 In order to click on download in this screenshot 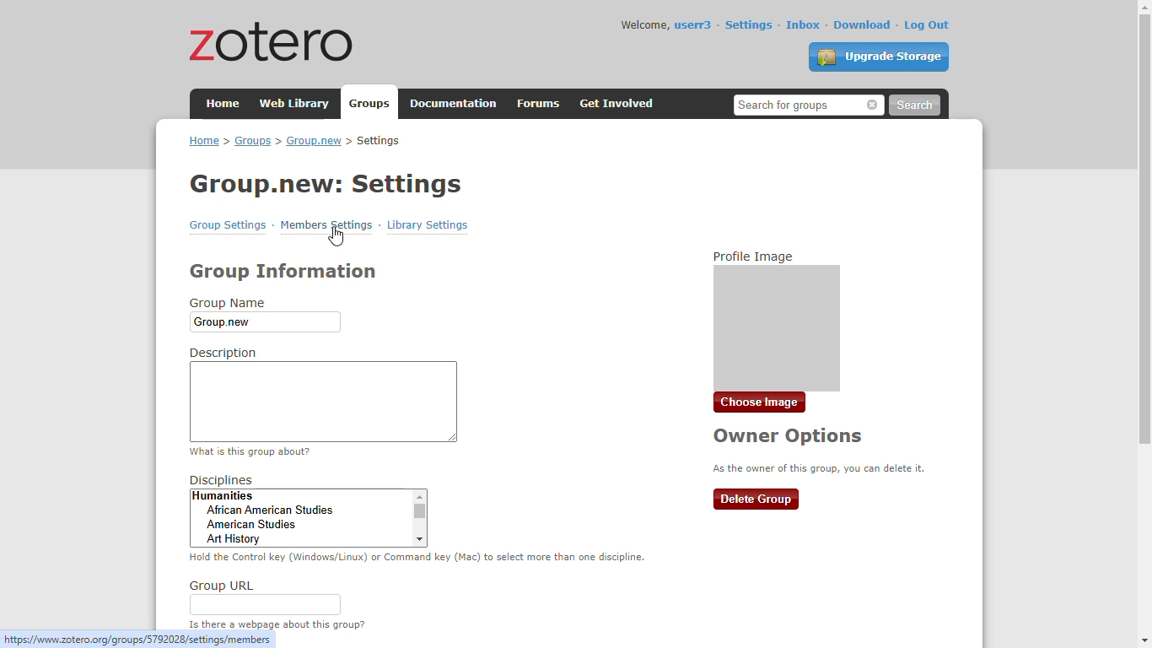, I will do `click(864, 24)`.